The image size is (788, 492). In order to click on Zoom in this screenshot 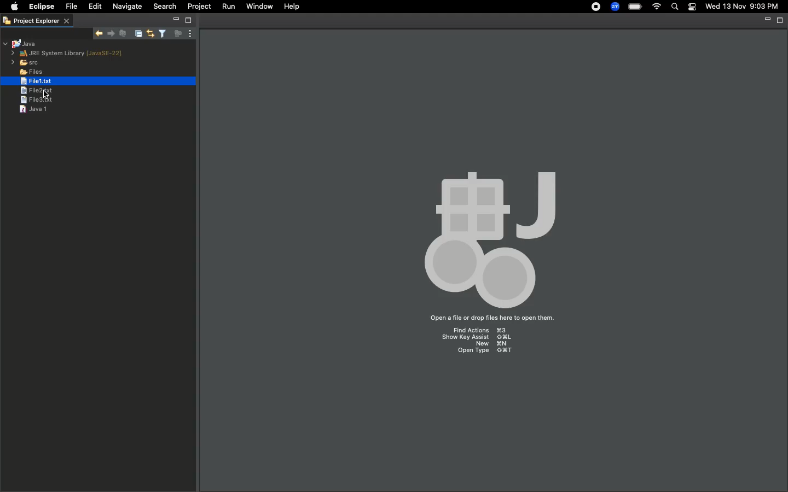, I will do `click(615, 7)`.